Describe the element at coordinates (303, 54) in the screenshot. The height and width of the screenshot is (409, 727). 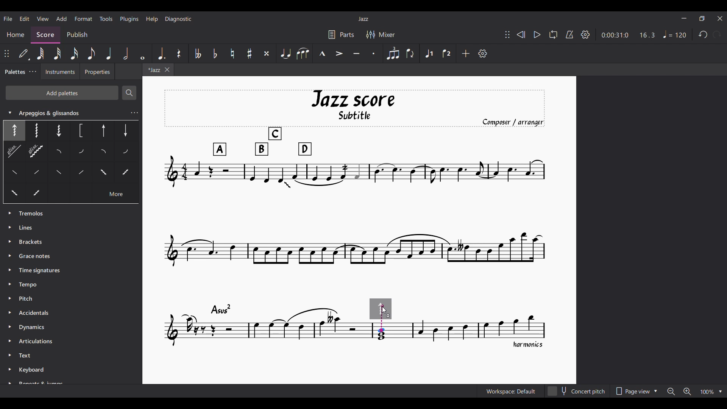
I see `Slur` at that location.